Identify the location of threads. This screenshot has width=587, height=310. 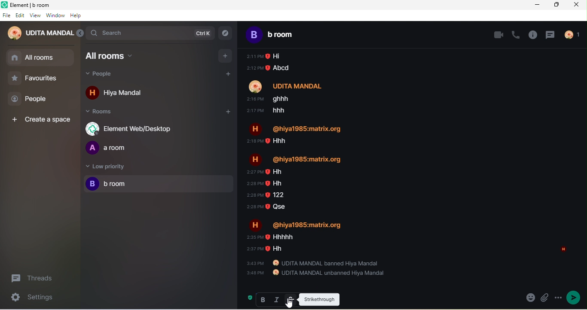
(550, 34).